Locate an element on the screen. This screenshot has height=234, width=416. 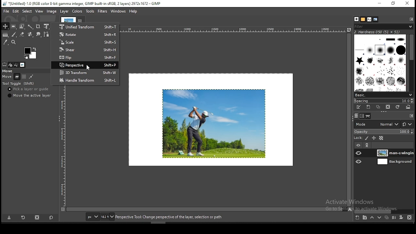
configure this tab is located at coordinates (56, 65).